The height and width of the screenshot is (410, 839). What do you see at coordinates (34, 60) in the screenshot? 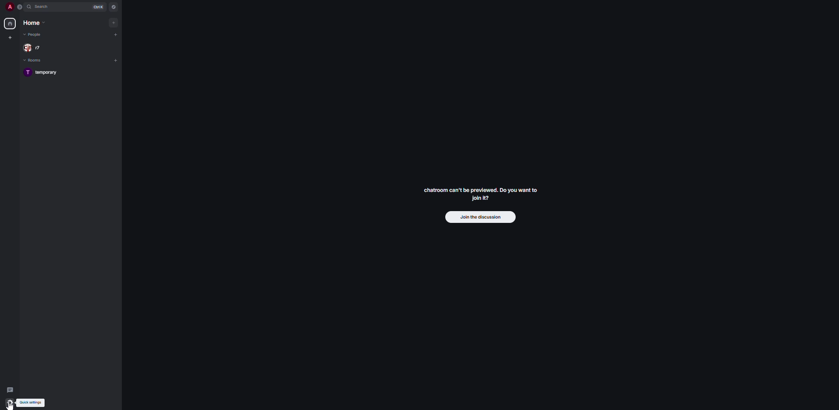
I see `rooms` at bounding box center [34, 60].